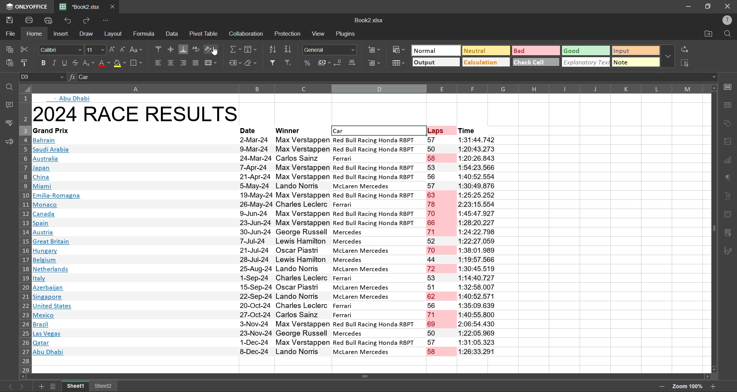 The height and width of the screenshot is (392, 737). I want to click on images, so click(728, 143).